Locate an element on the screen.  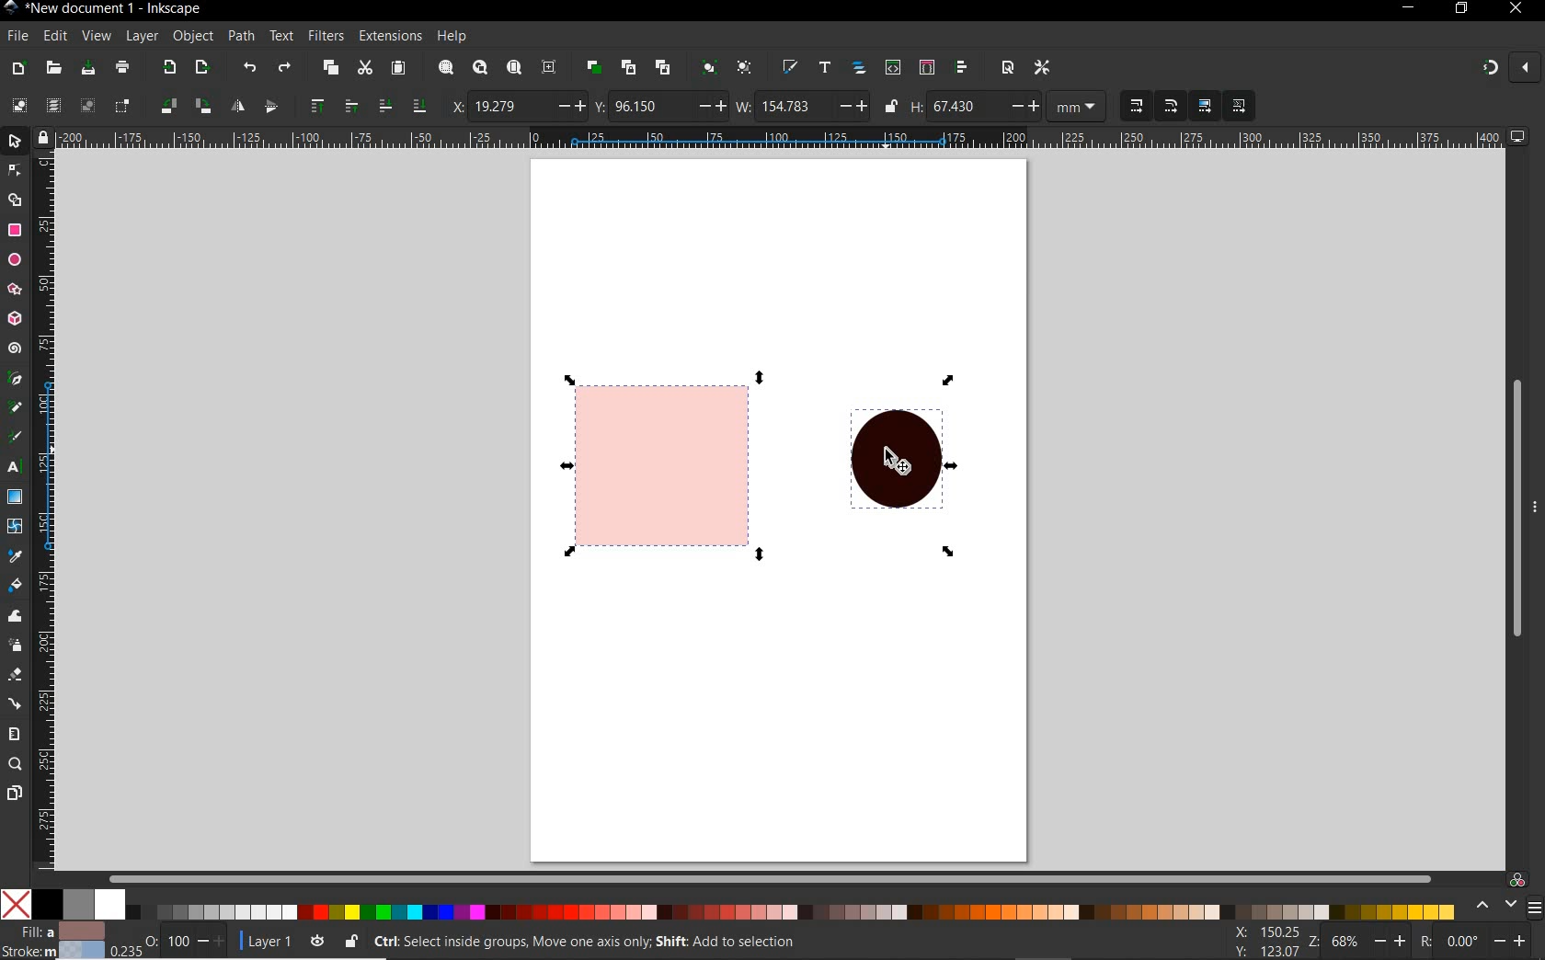
unlink clone is located at coordinates (666, 66).